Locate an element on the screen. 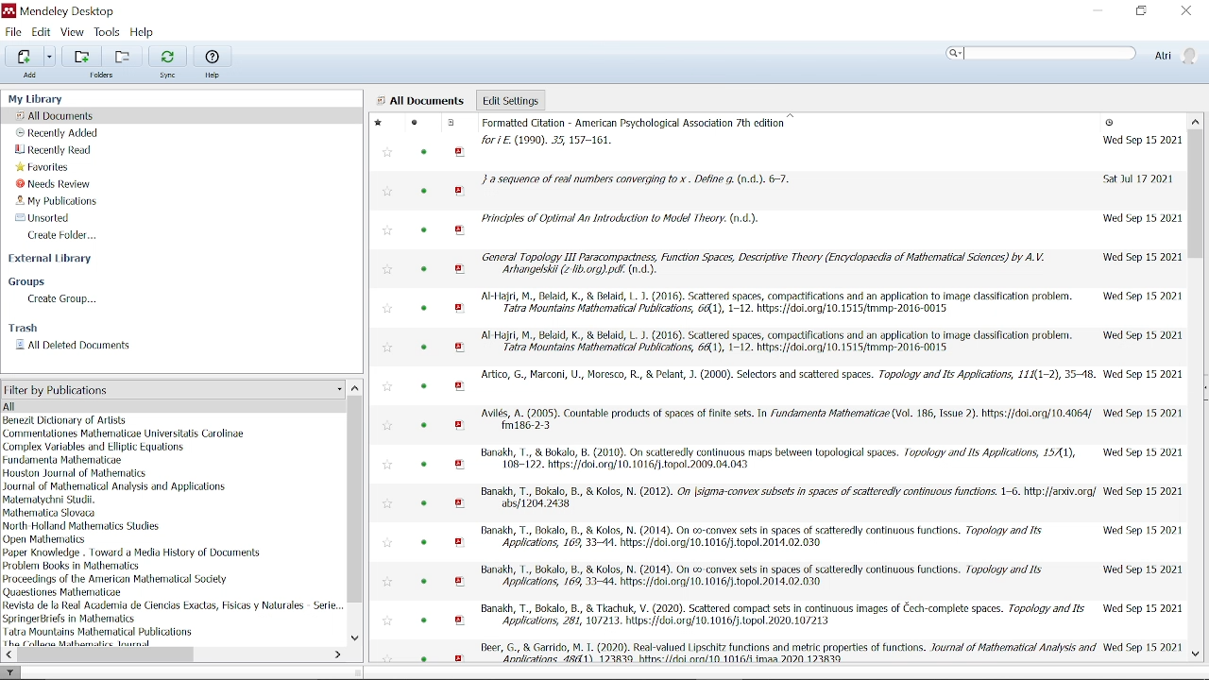 This screenshot has width=1209, height=680. status is located at coordinates (424, 465).